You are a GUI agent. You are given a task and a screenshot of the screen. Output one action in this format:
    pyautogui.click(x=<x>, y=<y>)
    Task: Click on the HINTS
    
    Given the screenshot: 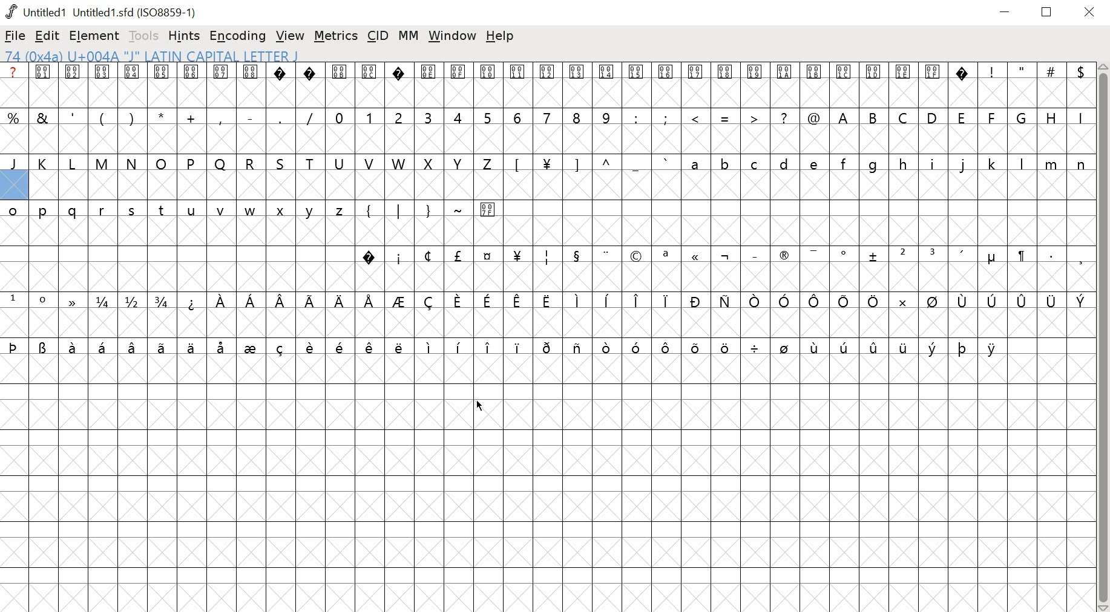 What is the action you would take?
    pyautogui.click(x=185, y=37)
    